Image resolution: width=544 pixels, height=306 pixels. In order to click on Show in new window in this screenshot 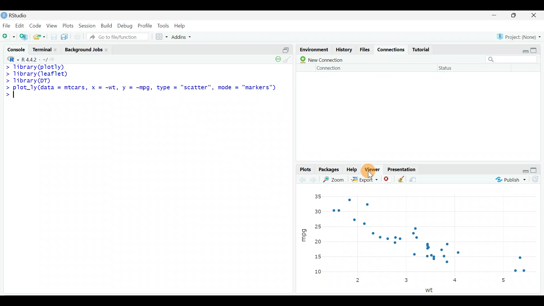, I will do `click(415, 180)`.